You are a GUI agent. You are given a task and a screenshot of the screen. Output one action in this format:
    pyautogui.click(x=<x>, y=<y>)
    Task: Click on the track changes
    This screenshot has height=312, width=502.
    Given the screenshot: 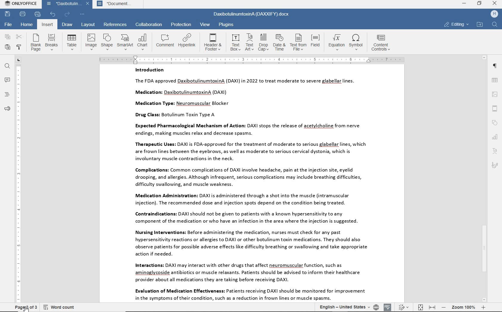 What is the action you would take?
    pyautogui.click(x=403, y=308)
    